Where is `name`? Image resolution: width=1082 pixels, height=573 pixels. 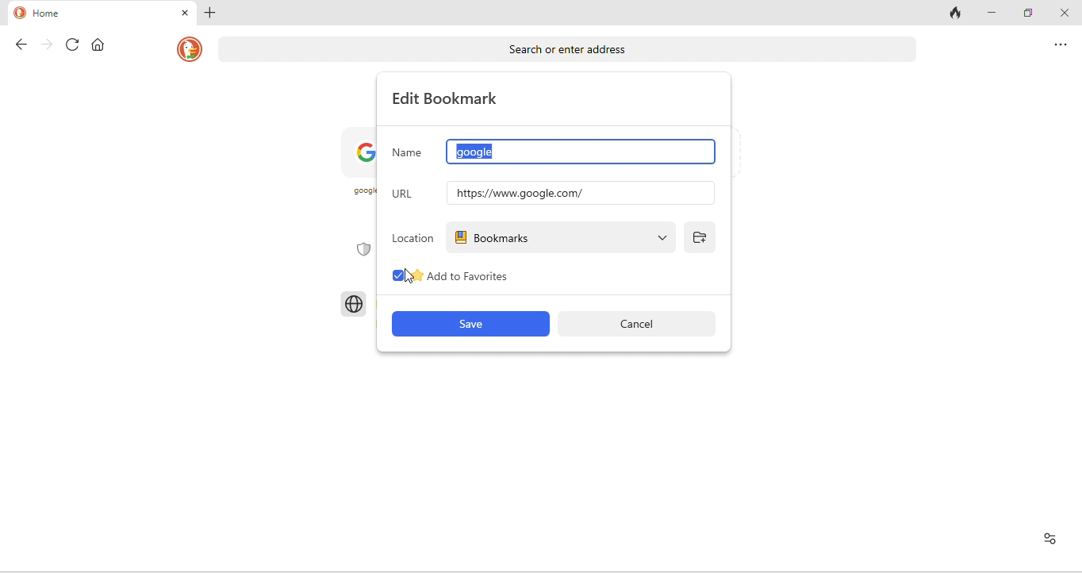 name is located at coordinates (409, 151).